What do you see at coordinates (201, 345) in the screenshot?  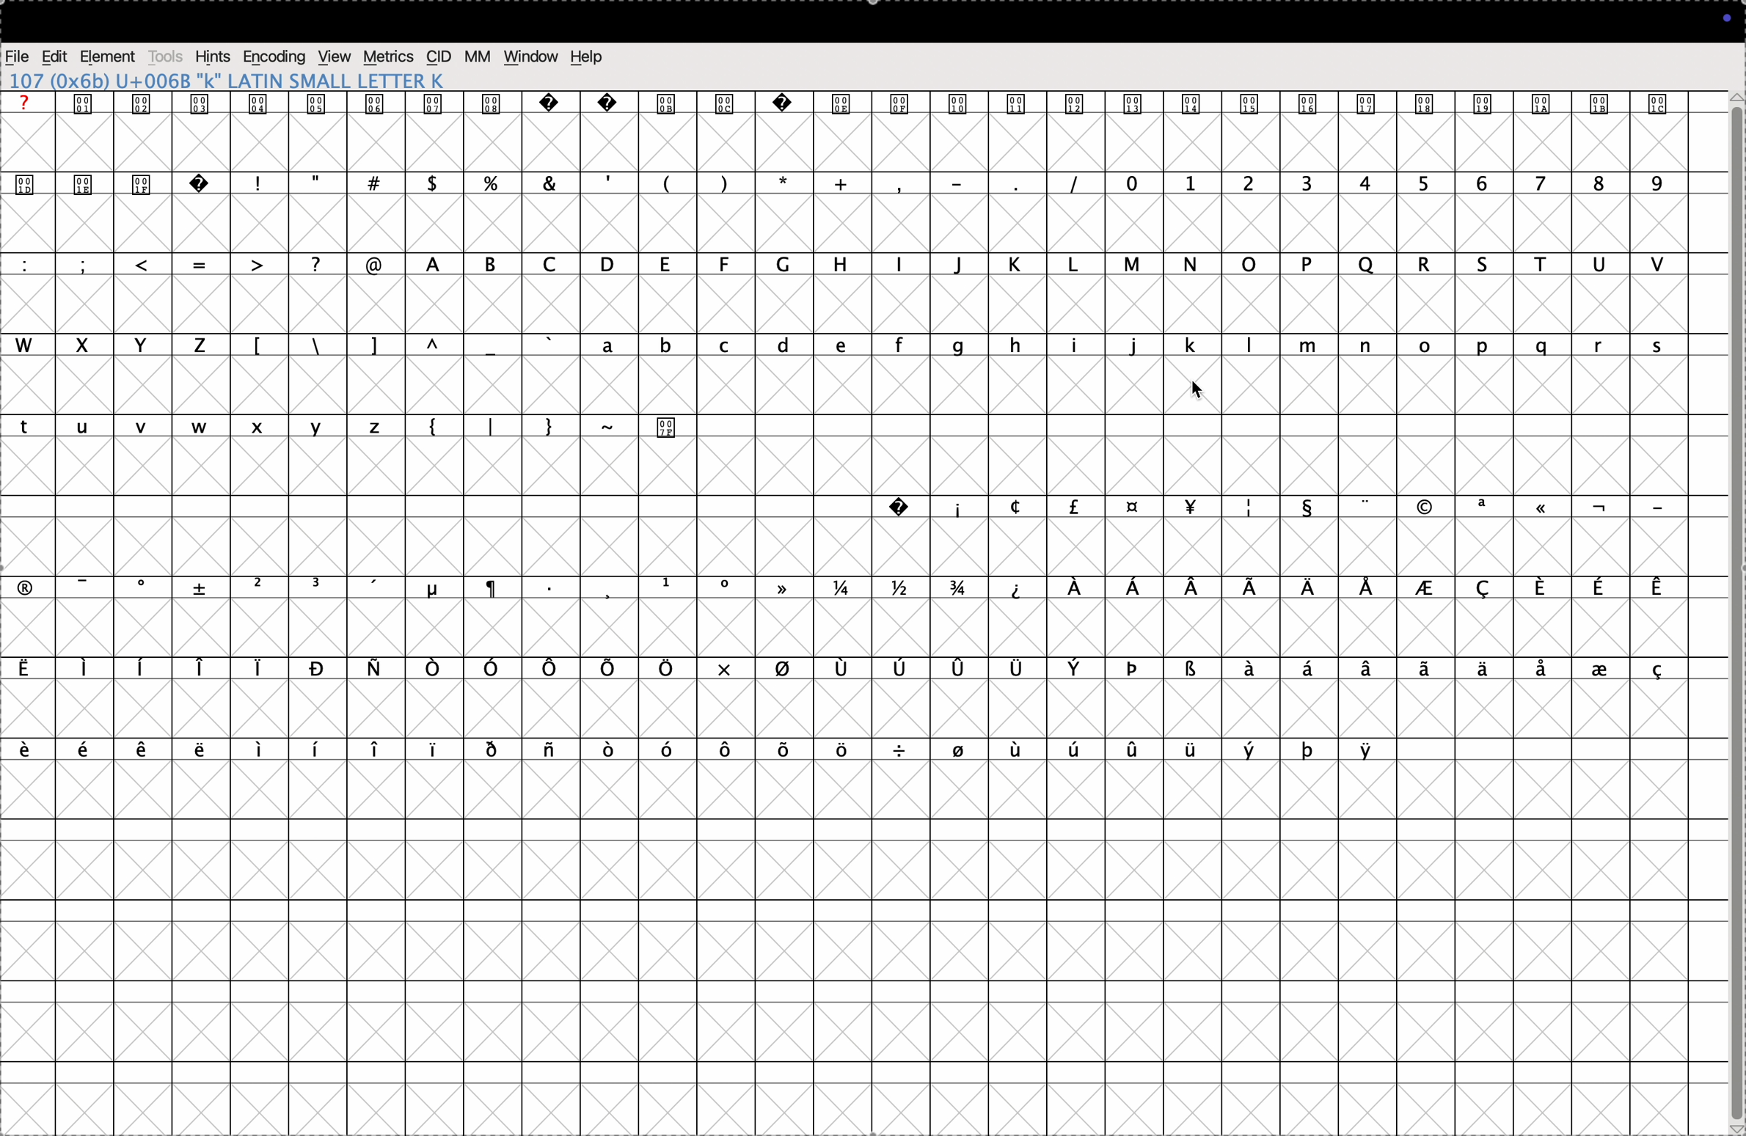 I see `z` at bounding box center [201, 345].